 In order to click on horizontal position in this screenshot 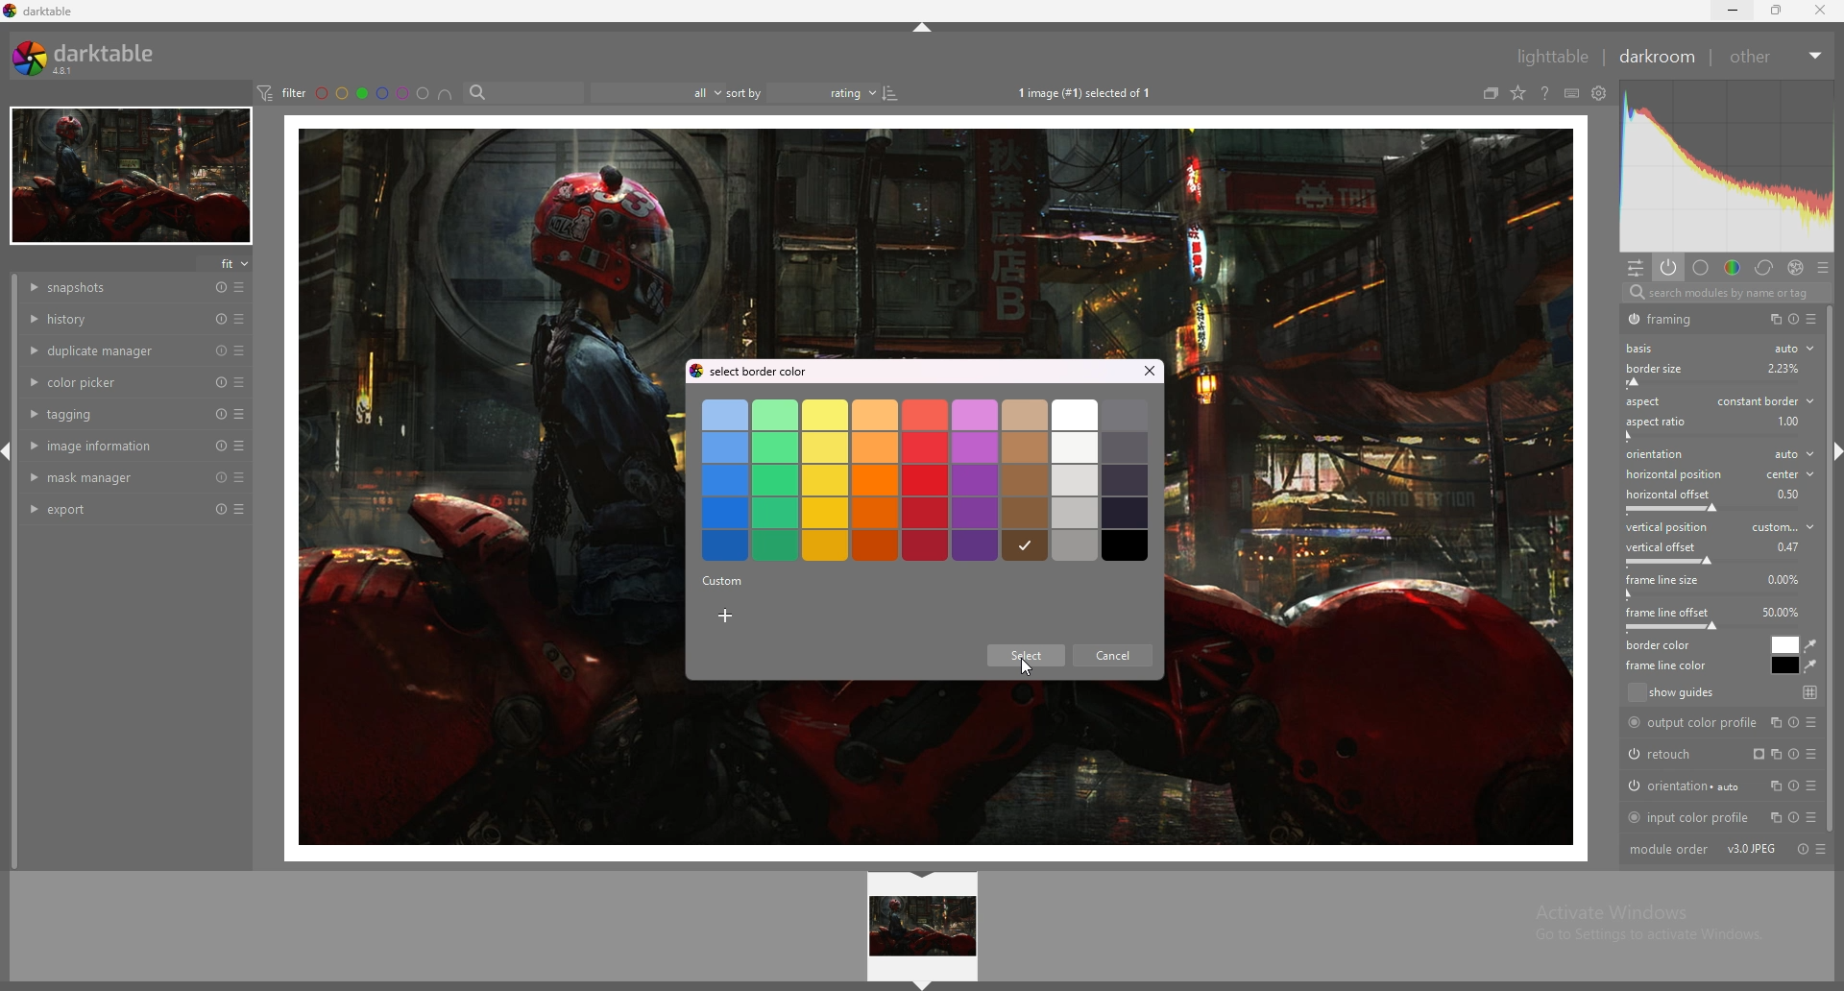, I will do `click(1718, 475)`.